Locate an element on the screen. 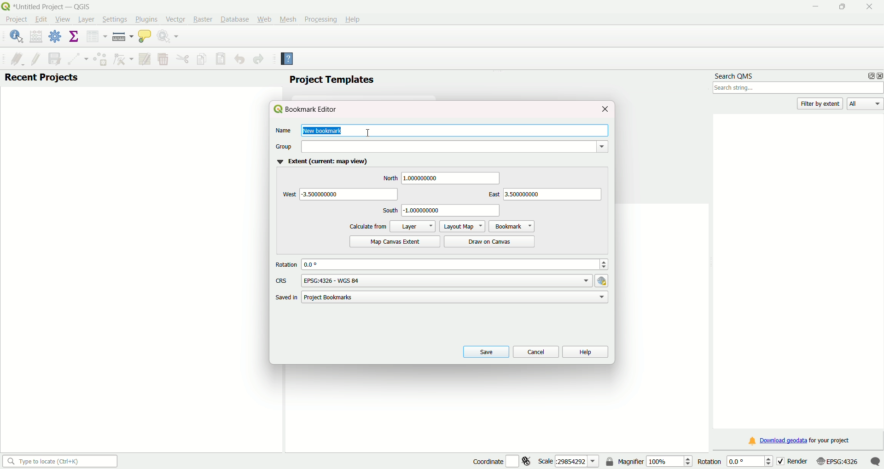 Image resolution: width=884 pixels, height=469 pixels. coordinate is located at coordinates (486, 460).